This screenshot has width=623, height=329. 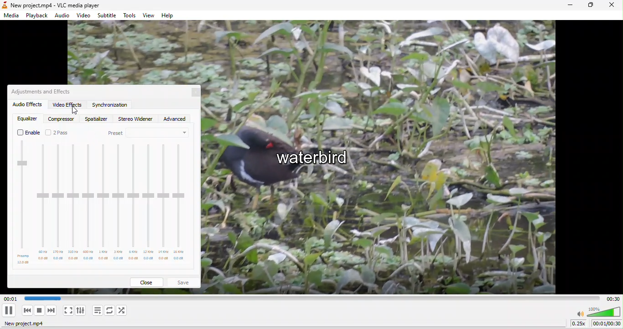 I want to click on 00.01, so click(x=10, y=298).